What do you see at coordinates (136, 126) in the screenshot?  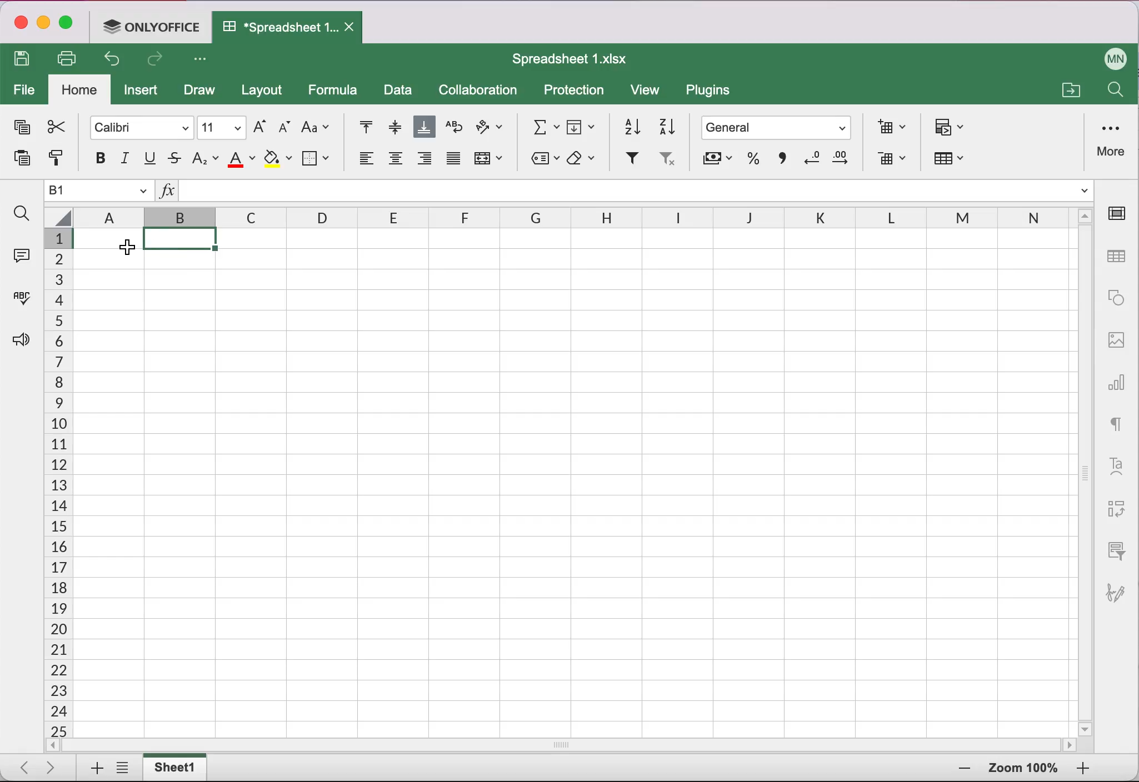 I see `font type calibri` at bounding box center [136, 126].